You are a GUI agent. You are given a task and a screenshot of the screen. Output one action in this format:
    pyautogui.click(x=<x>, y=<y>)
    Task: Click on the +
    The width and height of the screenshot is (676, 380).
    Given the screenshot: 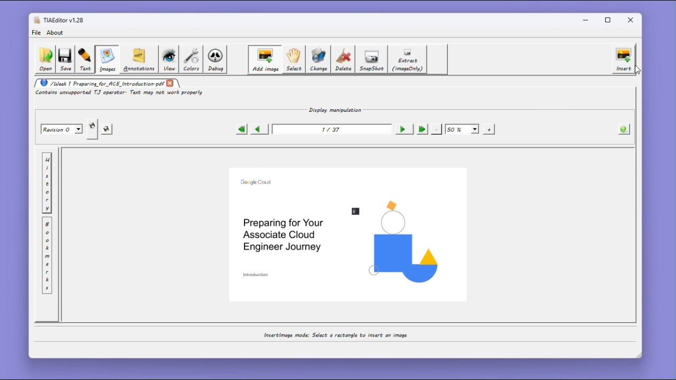 What is the action you would take?
    pyautogui.click(x=490, y=129)
    